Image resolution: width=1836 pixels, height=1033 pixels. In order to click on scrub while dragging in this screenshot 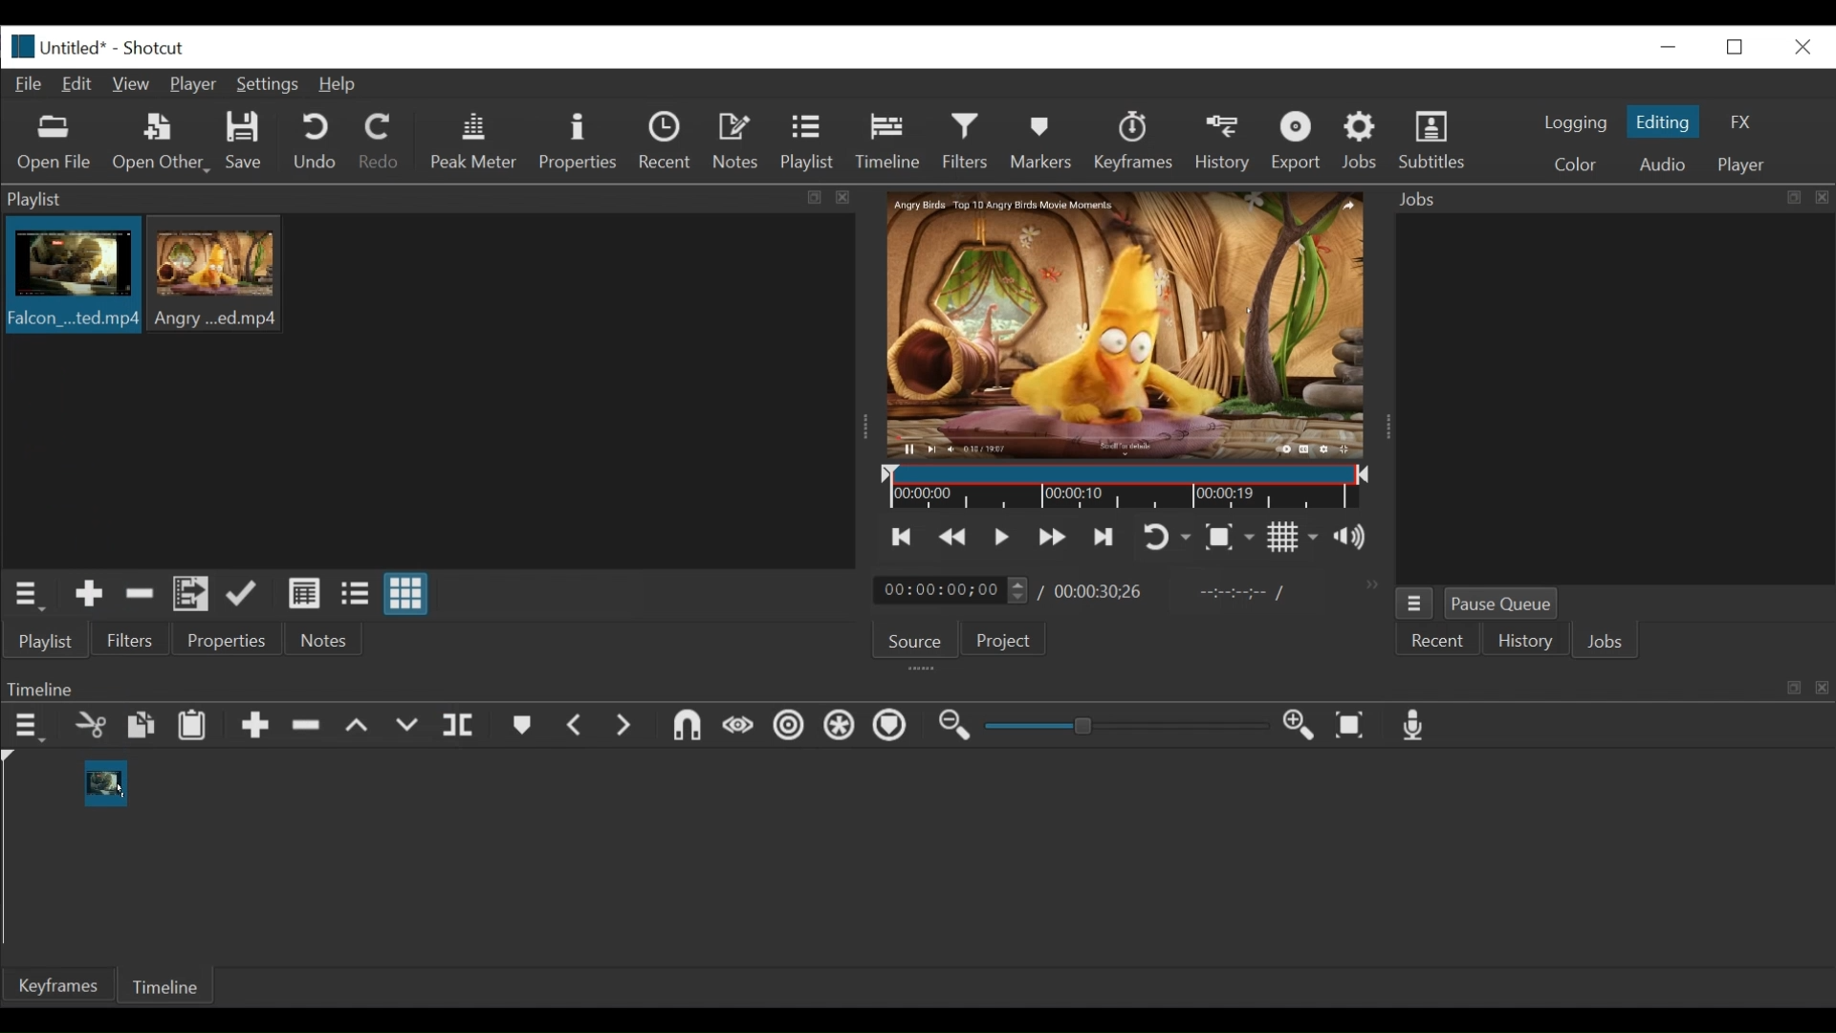, I will do `click(739, 727)`.